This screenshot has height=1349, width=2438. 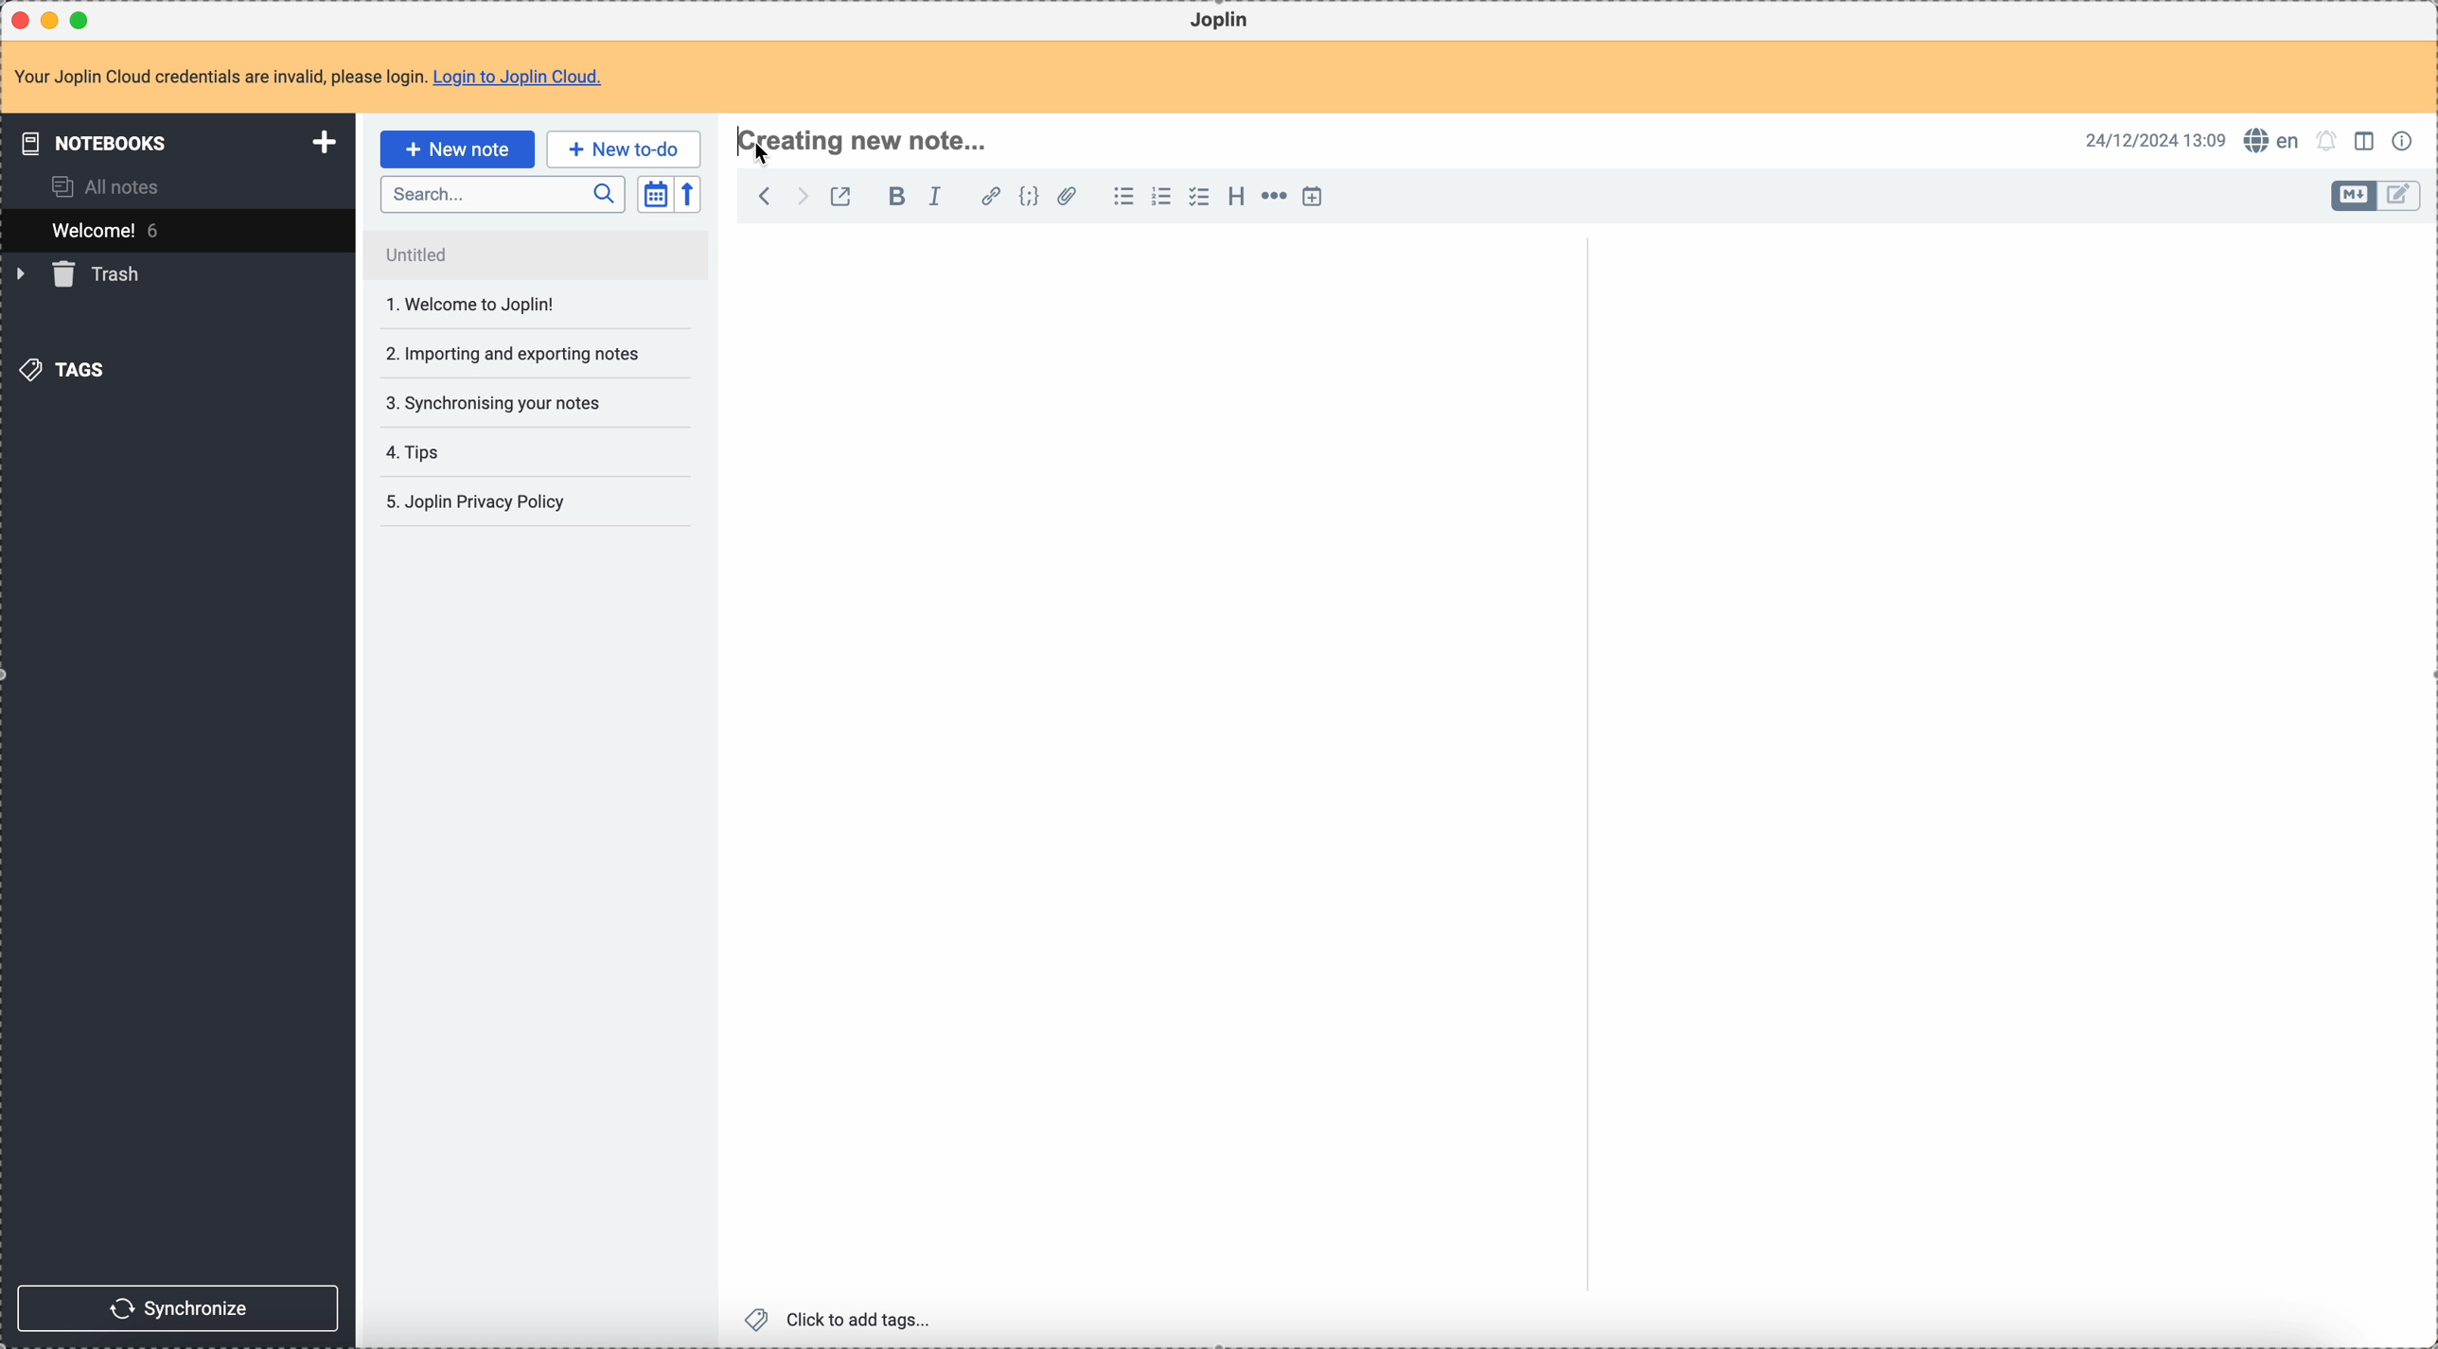 What do you see at coordinates (67, 368) in the screenshot?
I see `tags` at bounding box center [67, 368].